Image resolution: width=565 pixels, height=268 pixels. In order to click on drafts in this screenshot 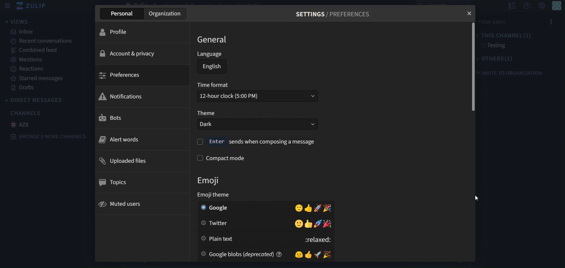, I will do `click(22, 88)`.